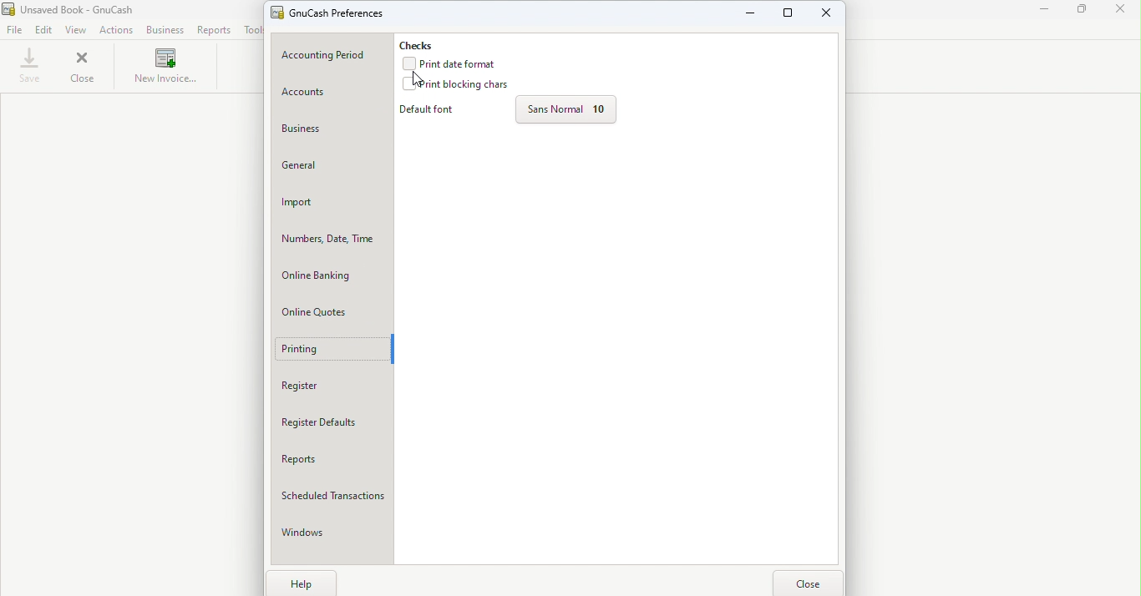 Image resolution: width=1141 pixels, height=596 pixels. Describe the element at coordinates (334, 463) in the screenshot. I see `Reports` at that location.